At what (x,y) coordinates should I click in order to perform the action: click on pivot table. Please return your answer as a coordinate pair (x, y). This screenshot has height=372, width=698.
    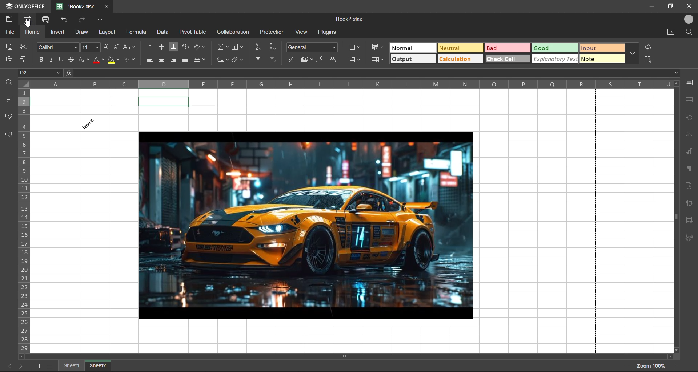
    Looking at the image, I should click on (194, 31).